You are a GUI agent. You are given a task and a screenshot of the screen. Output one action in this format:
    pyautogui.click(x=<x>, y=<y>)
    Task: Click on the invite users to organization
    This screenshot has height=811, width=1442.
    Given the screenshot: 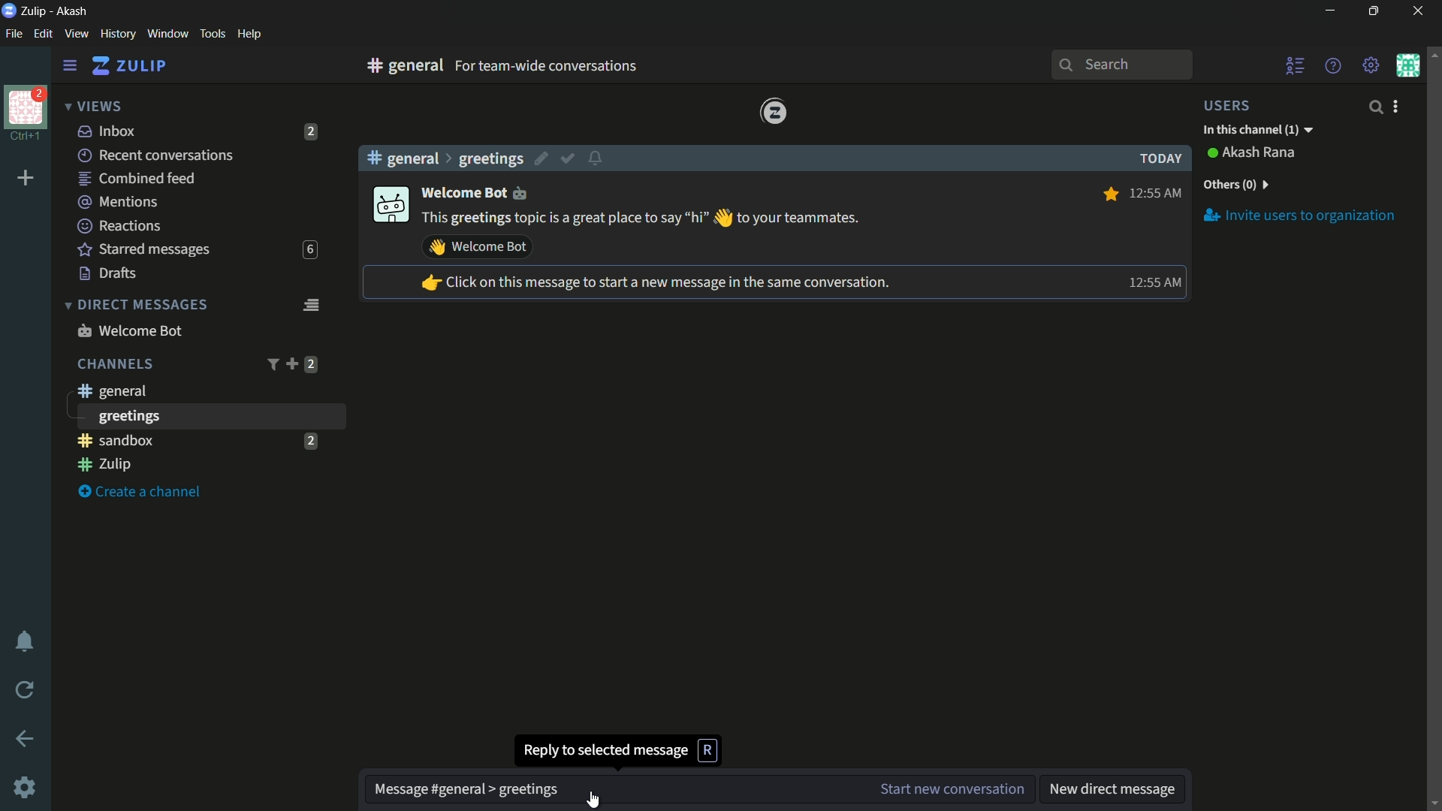 What is the action you would take?
    pyautogui.click(x=1300, y=215)
    